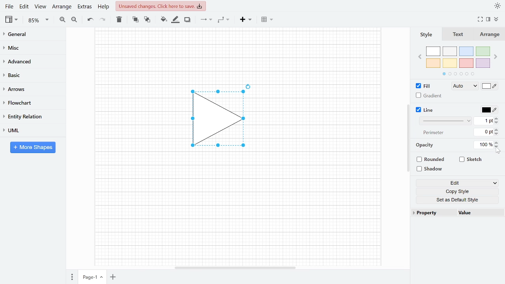 The height and width of the screenshot is (284, 505). What do you see at coordinates (498, 147) in the screenshot?
I see `Decrease opacity` at bounding box center [498, 147].